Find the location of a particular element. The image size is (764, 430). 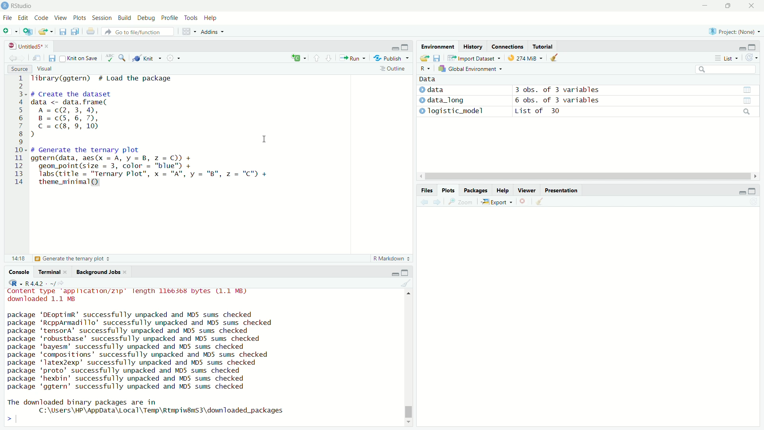

Console is located at coordinates (21, 272).